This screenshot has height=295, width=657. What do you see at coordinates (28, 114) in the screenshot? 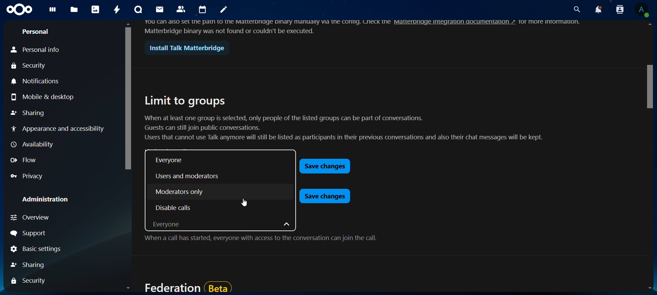
I see `Sharing` at bounding box center [28, 114].